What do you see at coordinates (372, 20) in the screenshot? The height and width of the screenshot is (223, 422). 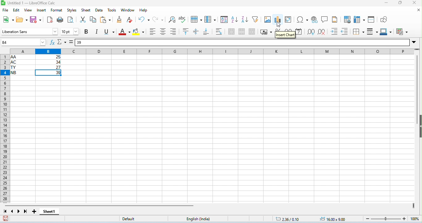 I see `split window` at bounding box center [372, 20].